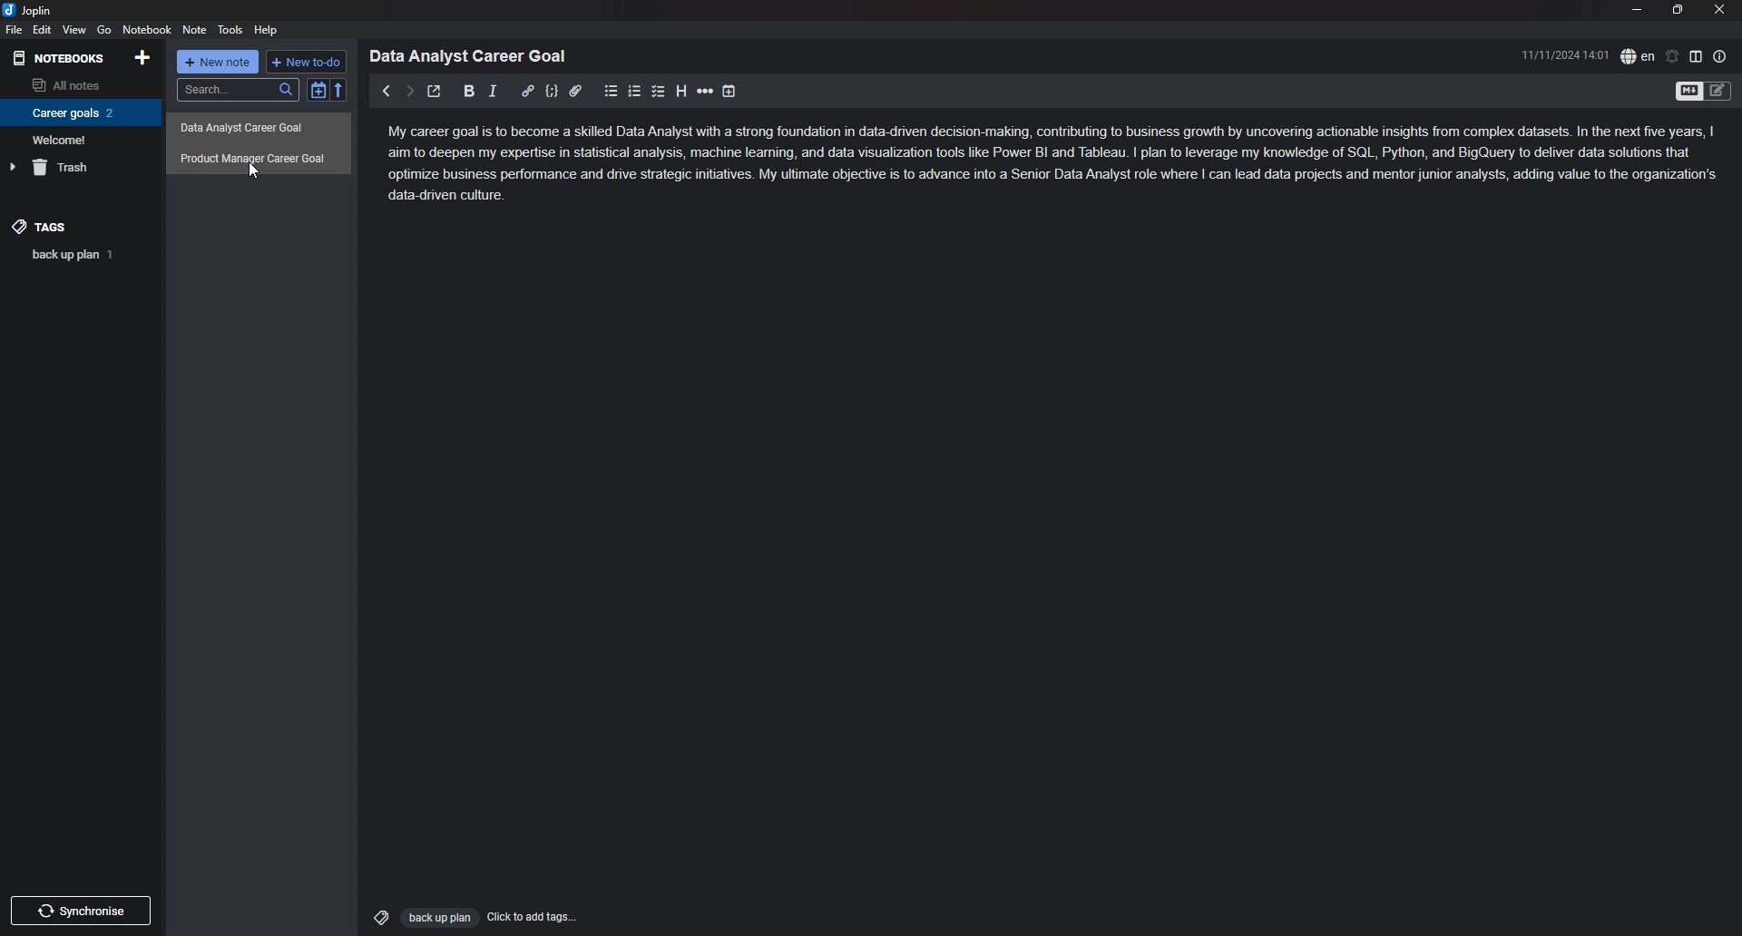 This screenshot has width=1742, height=936. I want to click on 11/11/2024 14:01, so click(1566, 54).